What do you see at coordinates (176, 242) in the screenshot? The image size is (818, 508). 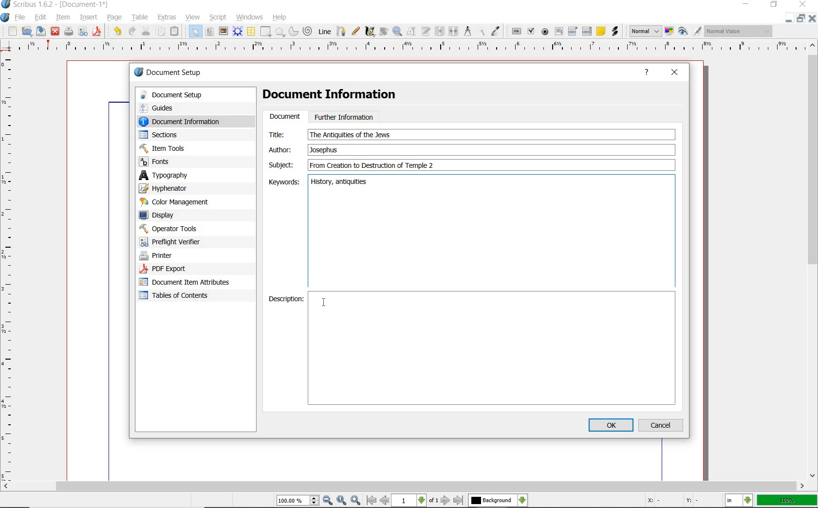 I see `preflight verifier` at bounding box center [176, 242].